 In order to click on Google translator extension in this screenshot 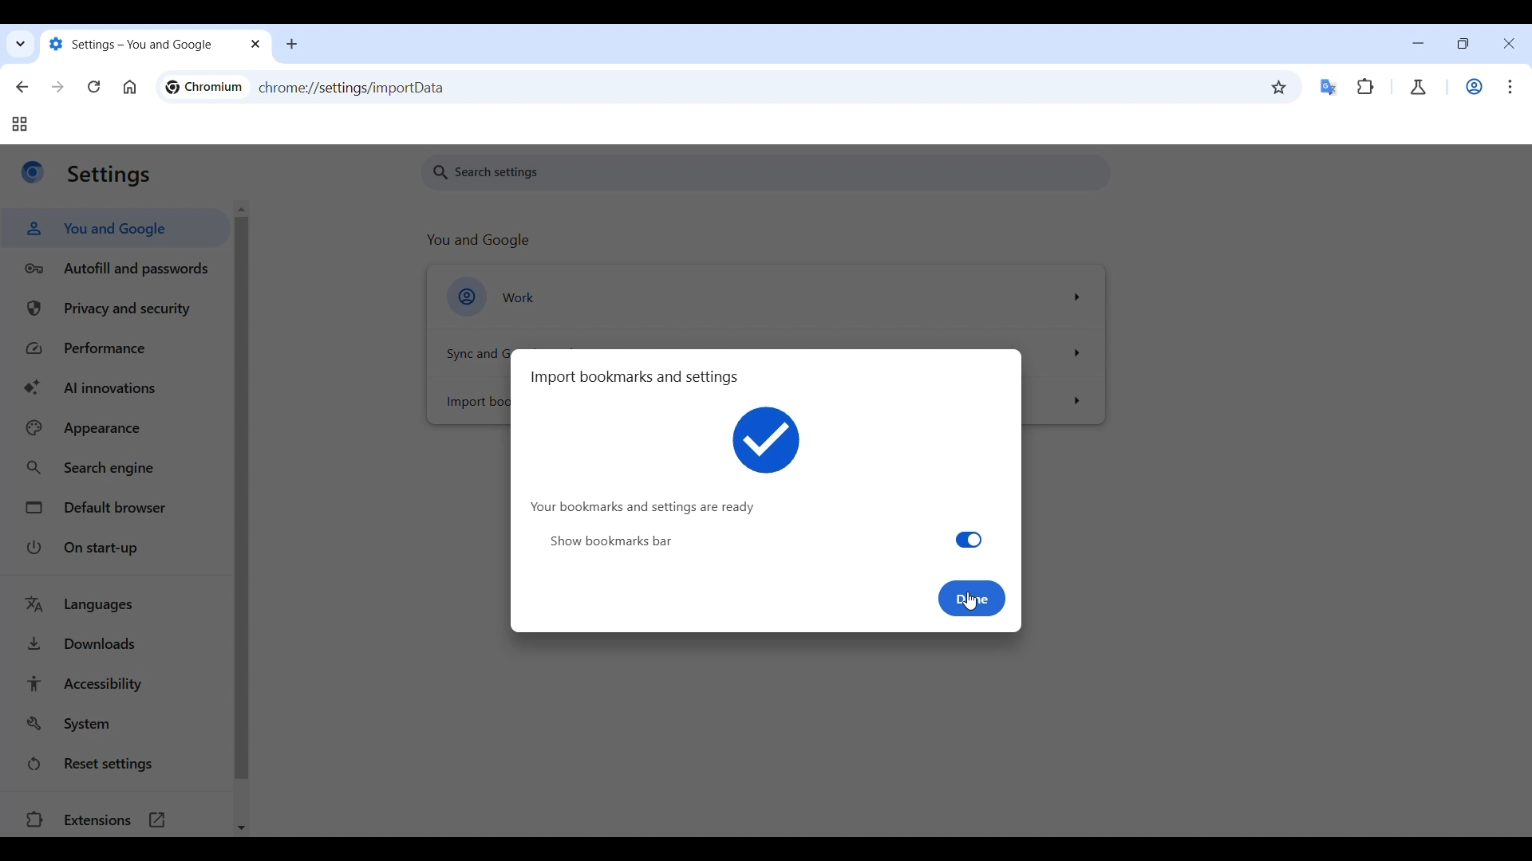, I will do `click(1330, 88)`.